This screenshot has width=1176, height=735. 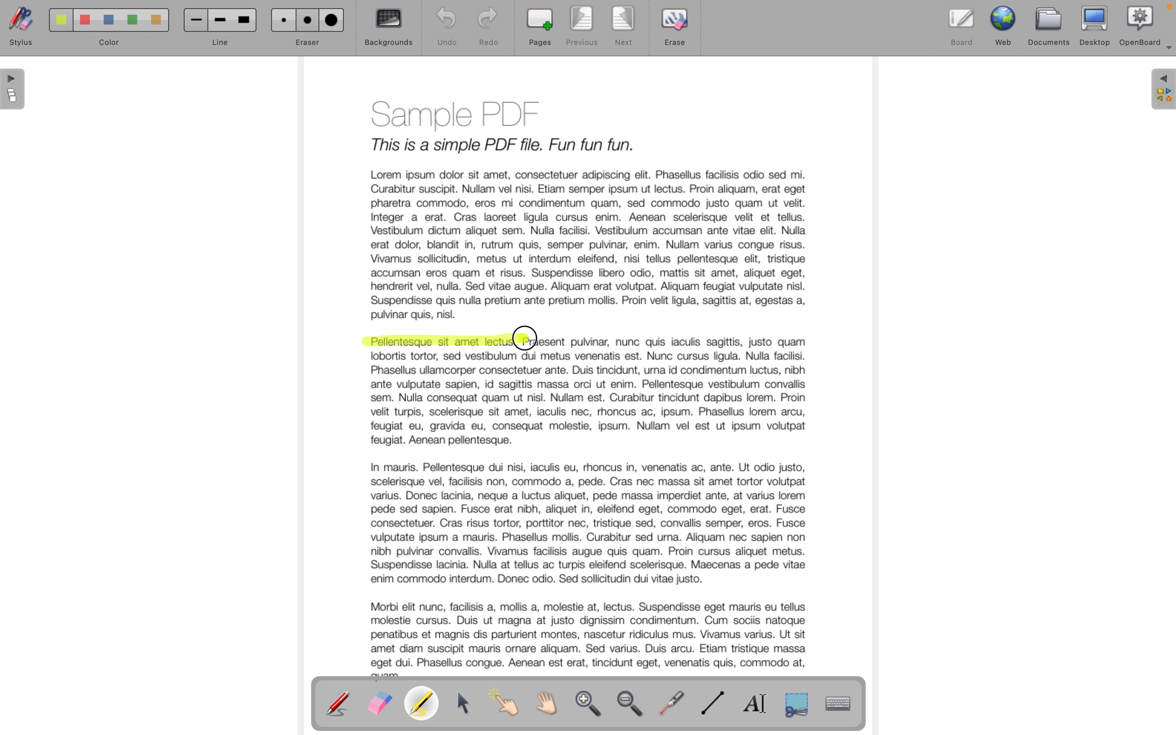 What do you see at coordinates (759, 703) in the screenshot?
I see `write text` at bounding box center [759, 703].